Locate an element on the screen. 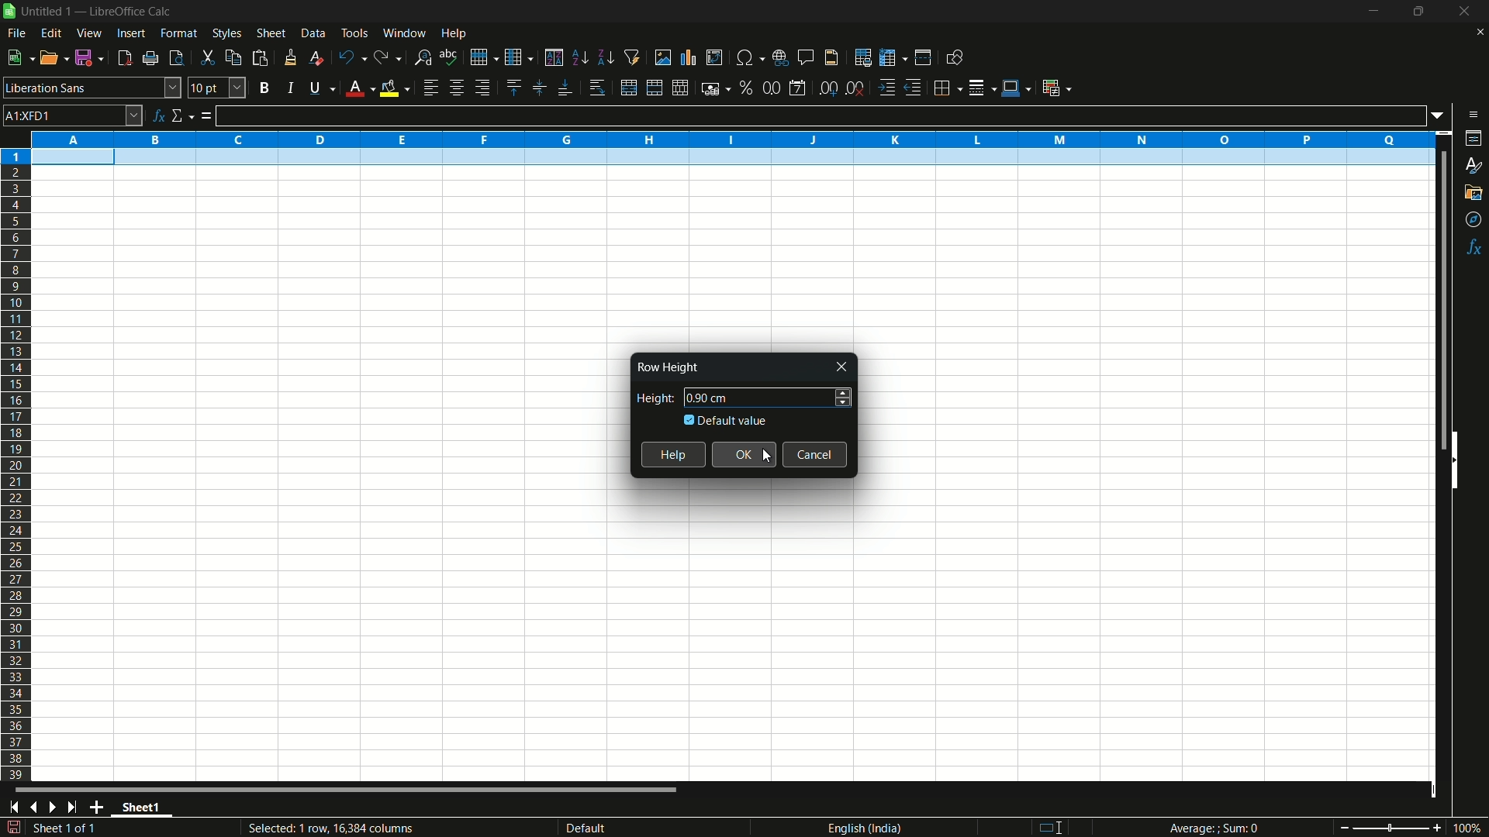  default value is located at coordinates (727, 420).